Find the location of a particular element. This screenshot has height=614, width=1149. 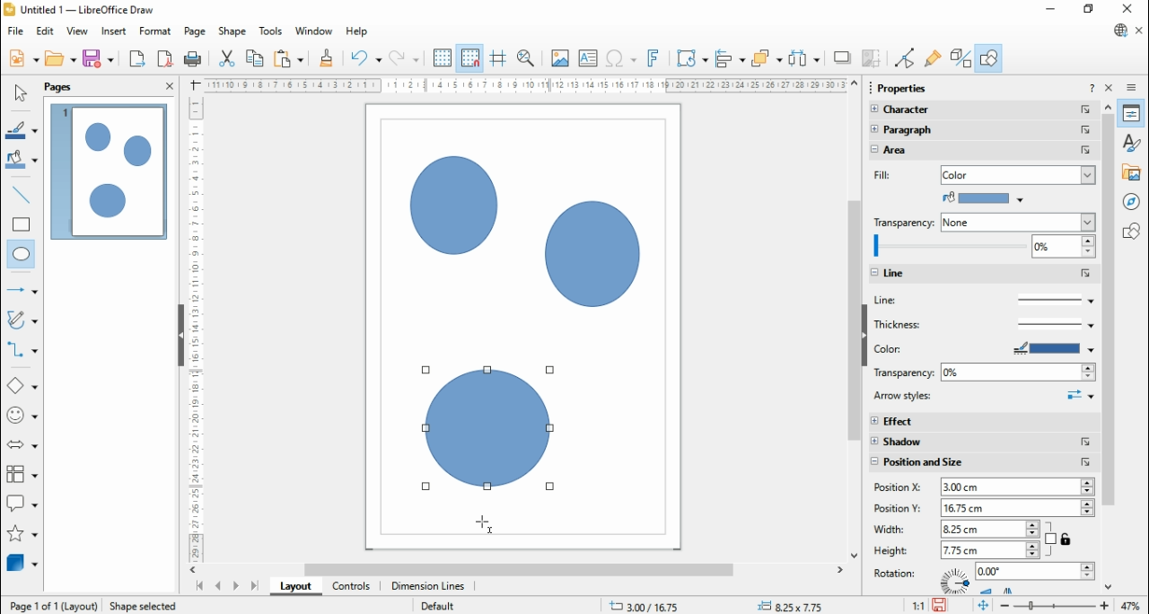

insert text box is located at coordinates (587, 57).